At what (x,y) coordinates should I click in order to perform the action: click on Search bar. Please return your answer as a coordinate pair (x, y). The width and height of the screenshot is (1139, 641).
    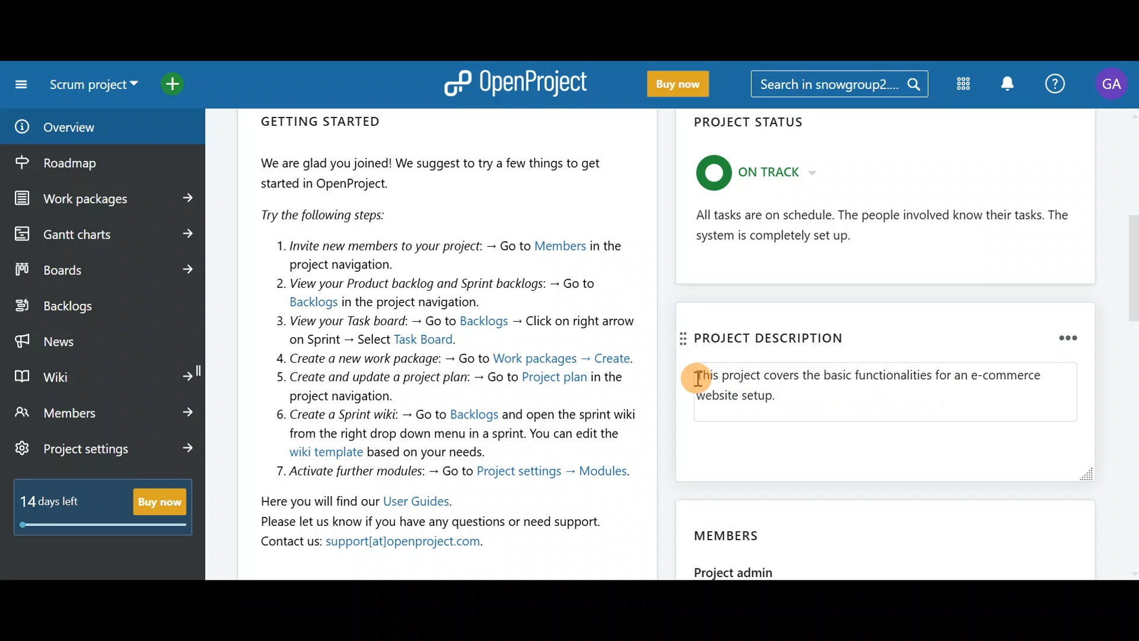
    Looking at the image, I should click on (839, 86).